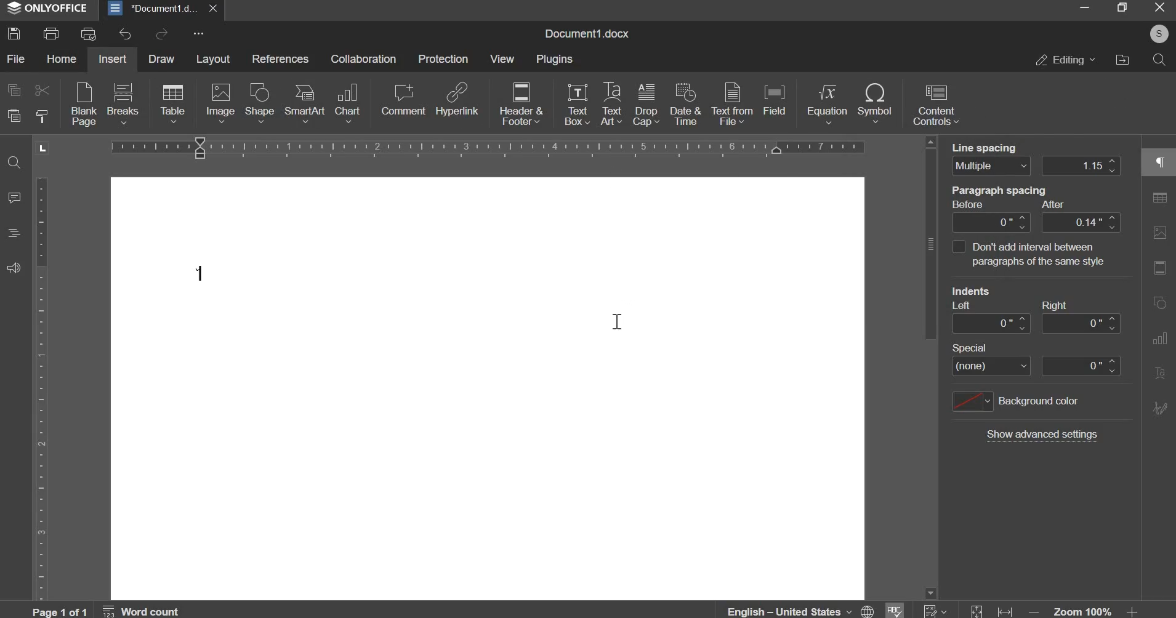 The image size is (1176, 618). What do you see at coordinates (62, 611) in the screenshot?
I see `page 1 of 1` at bounding box center [62, 611].